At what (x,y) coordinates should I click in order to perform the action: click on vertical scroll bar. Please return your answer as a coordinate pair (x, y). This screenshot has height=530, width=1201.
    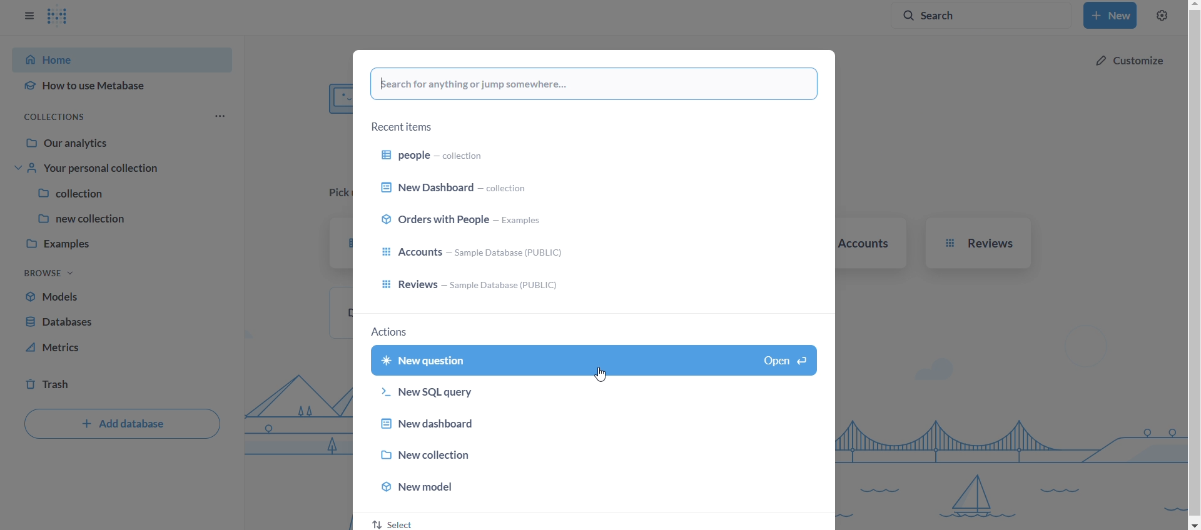
    Looking at the image, I should click on (1193, 265).